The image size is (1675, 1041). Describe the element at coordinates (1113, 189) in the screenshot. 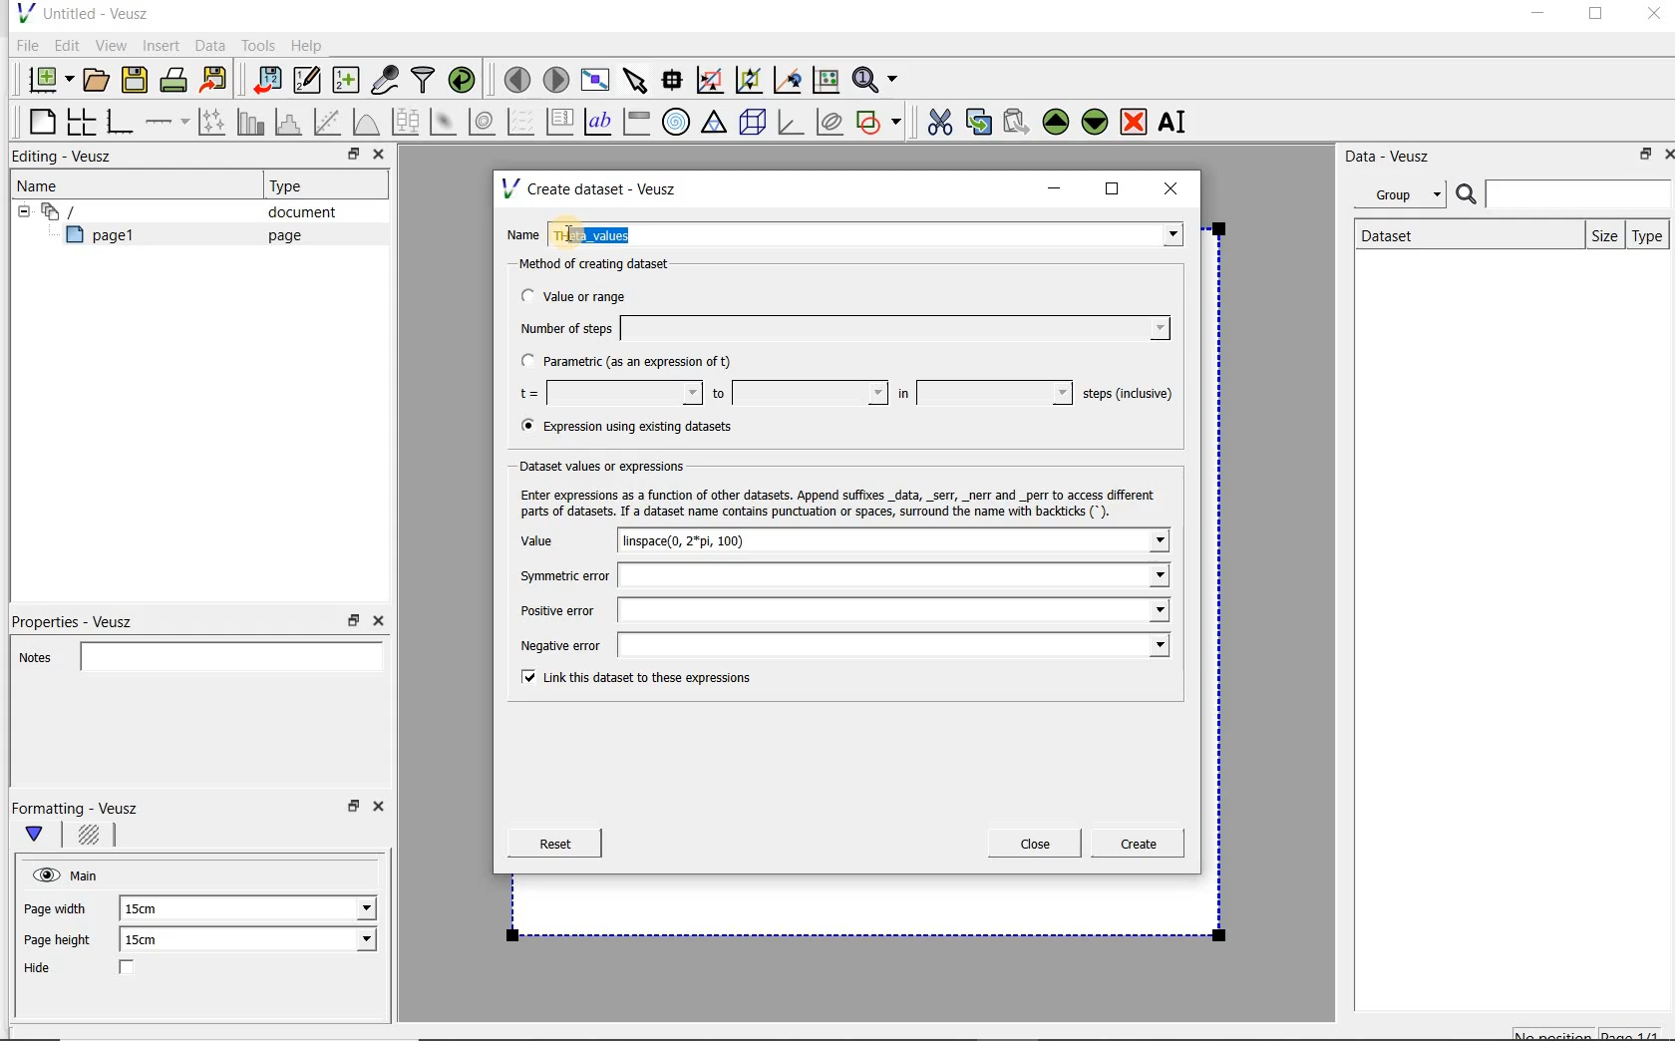

I see `maximize` at that location.